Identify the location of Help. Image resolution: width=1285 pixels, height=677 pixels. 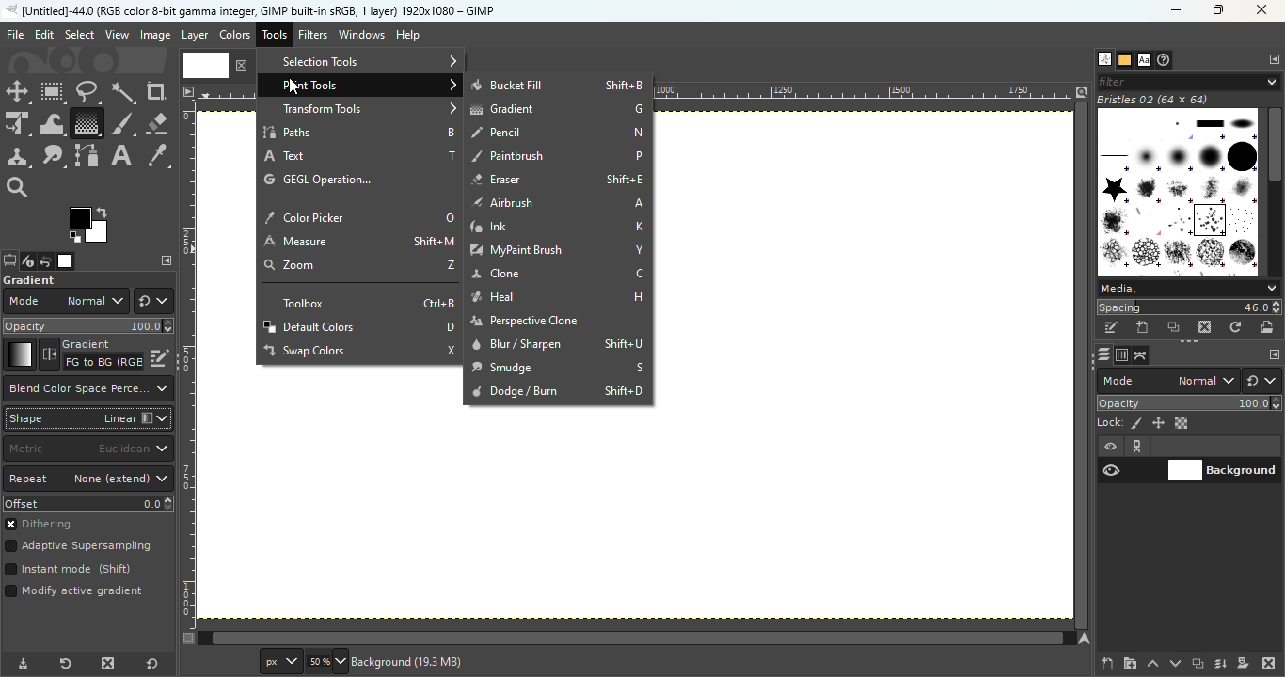
(410, 35).